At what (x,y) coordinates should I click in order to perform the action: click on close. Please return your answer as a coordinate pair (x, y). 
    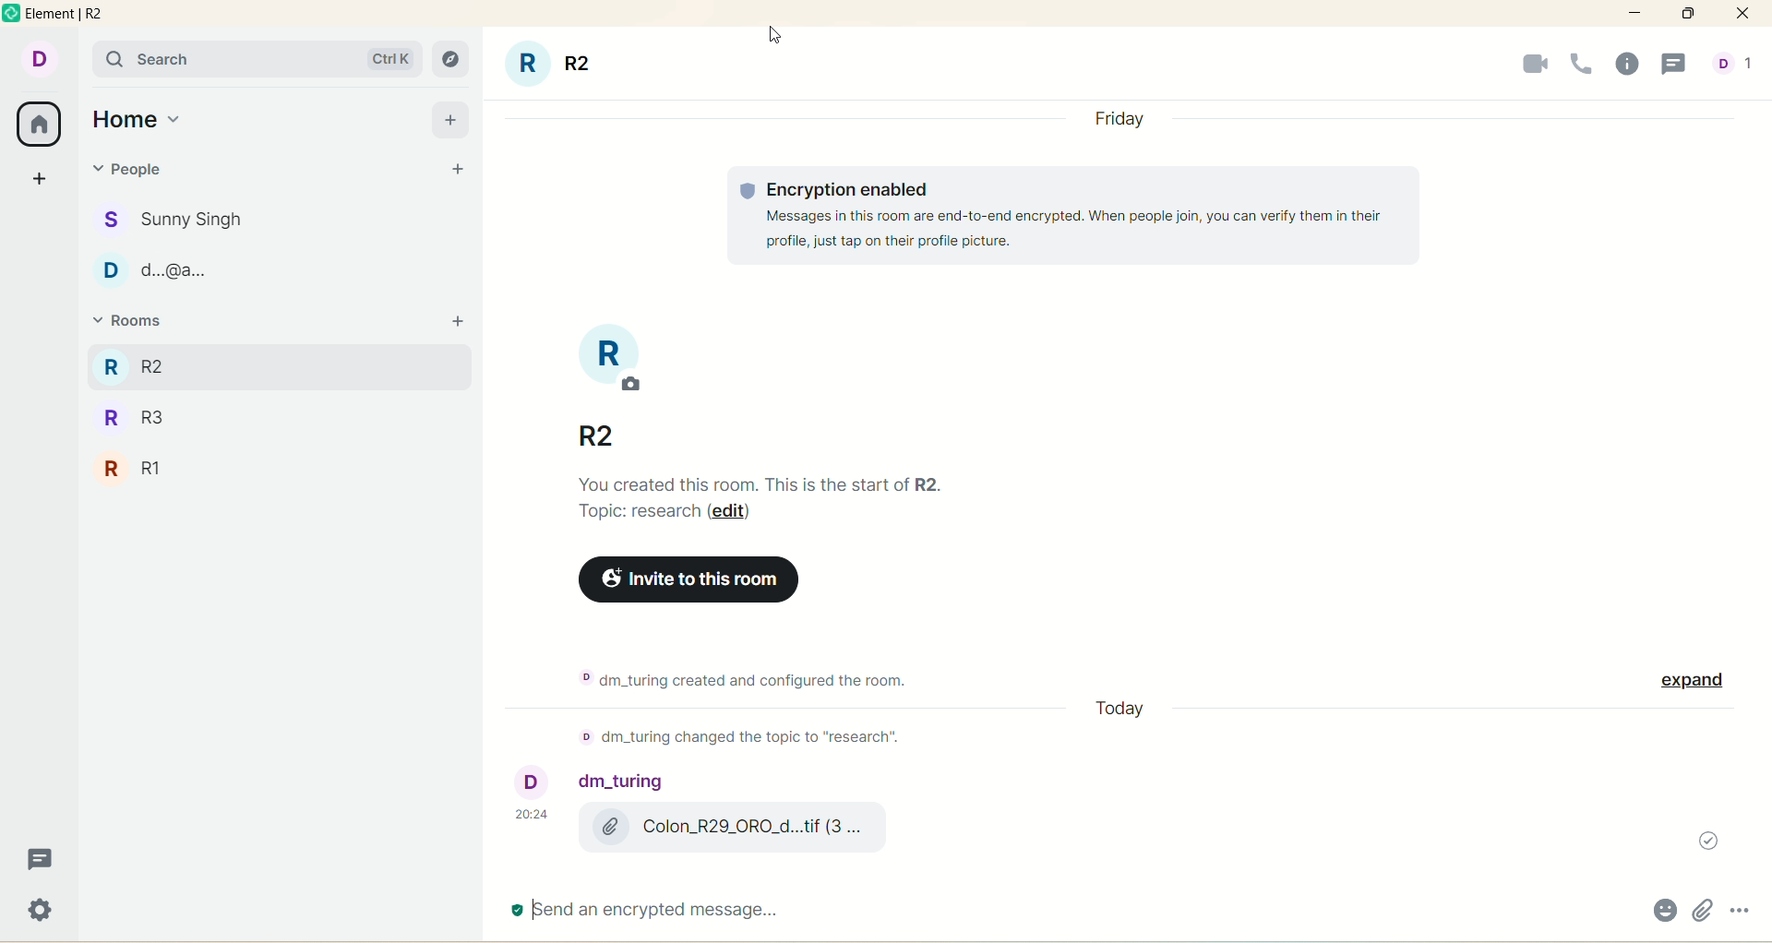
    Looking at the image, I should click on (1742, 14).